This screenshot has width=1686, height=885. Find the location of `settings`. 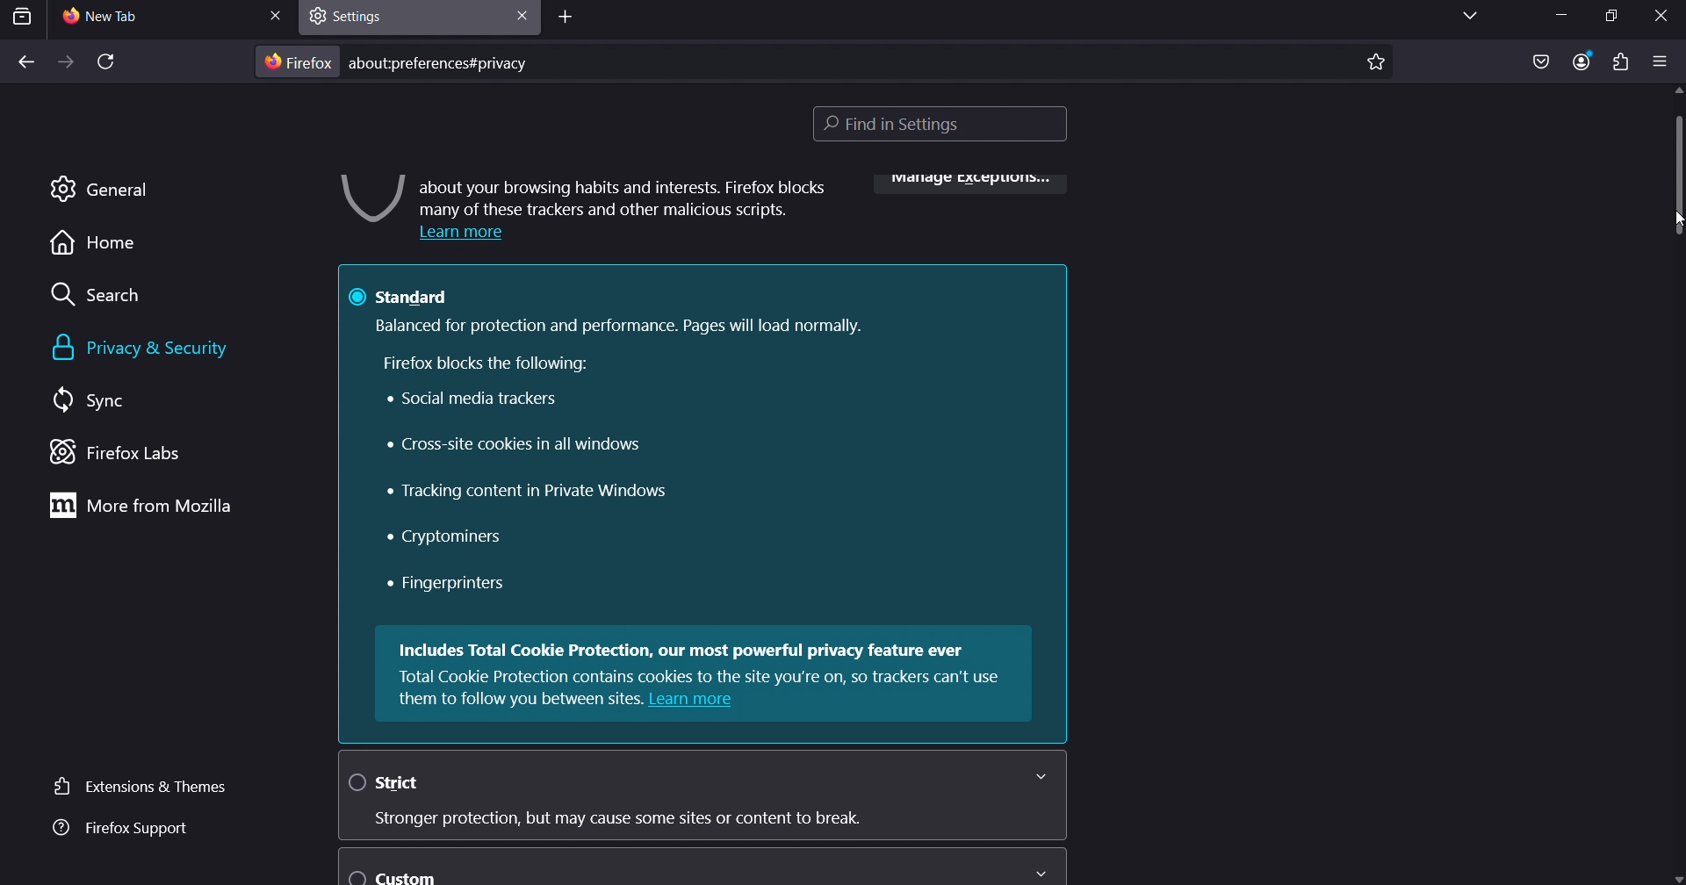

settings is located at coordinates (359, 15).